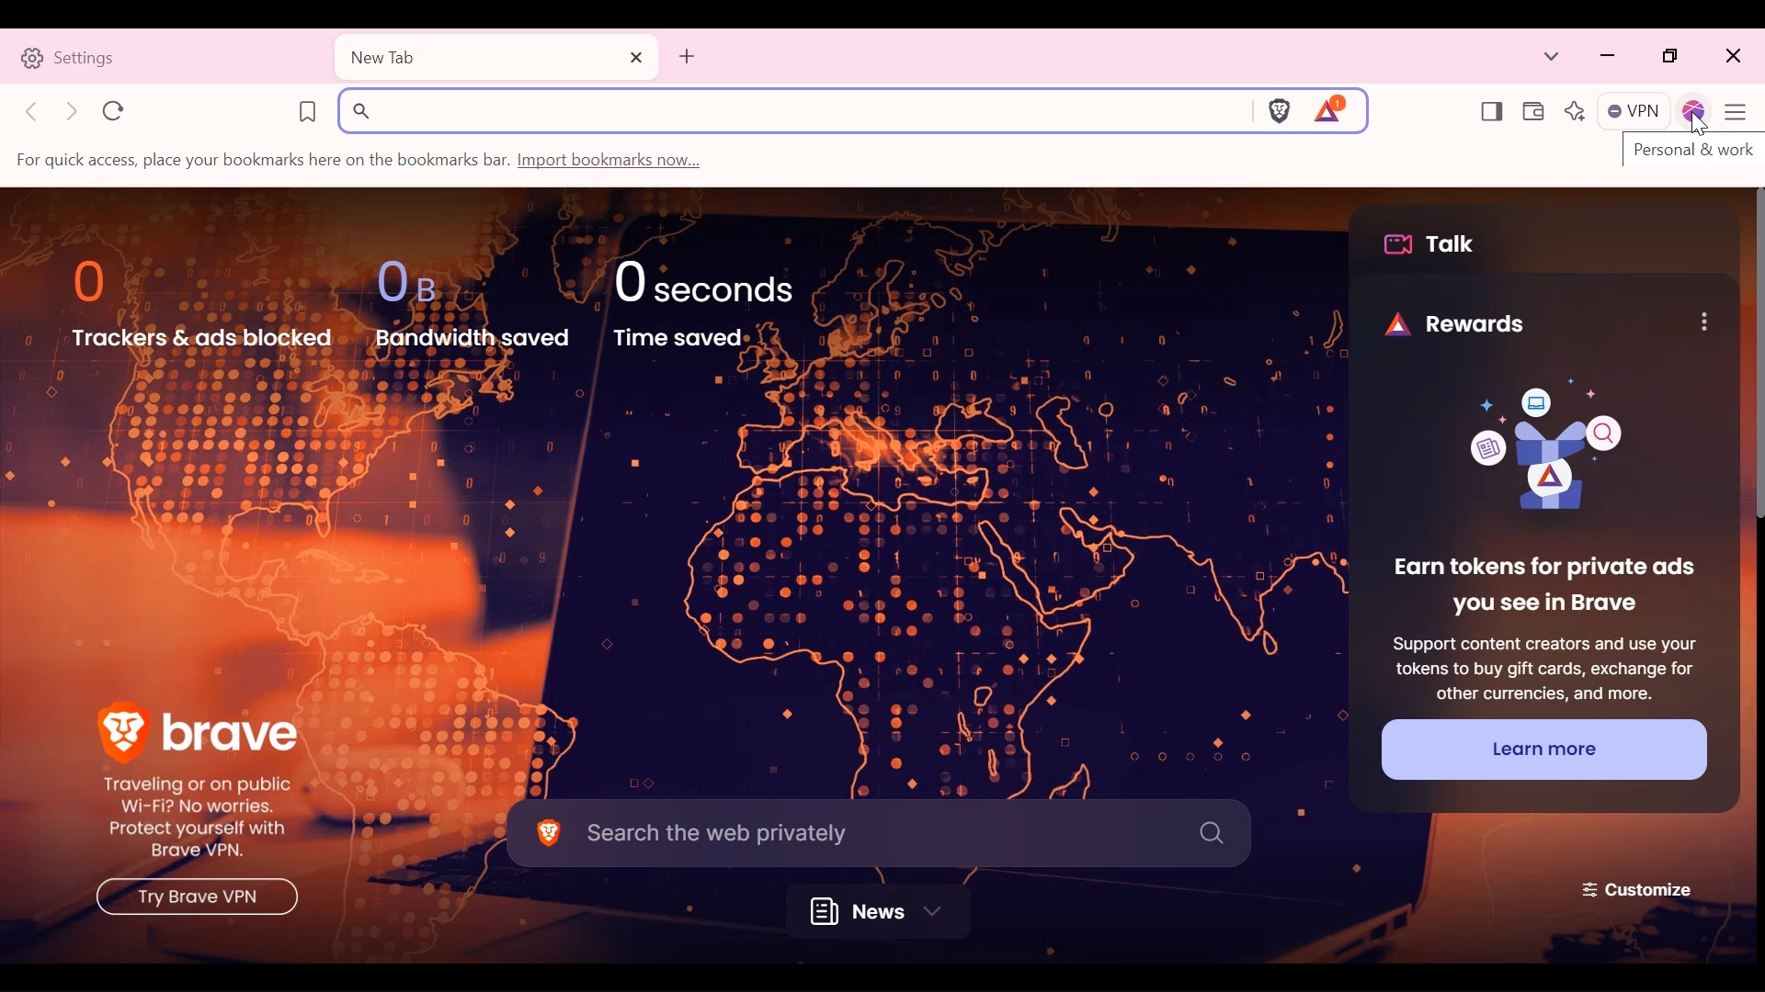  Describe the element at coordinates (362, 161) in the screenshot. I see `For quick access, place your bookmarks here on the bookmarks bar. Import bookmarks now` at that location.